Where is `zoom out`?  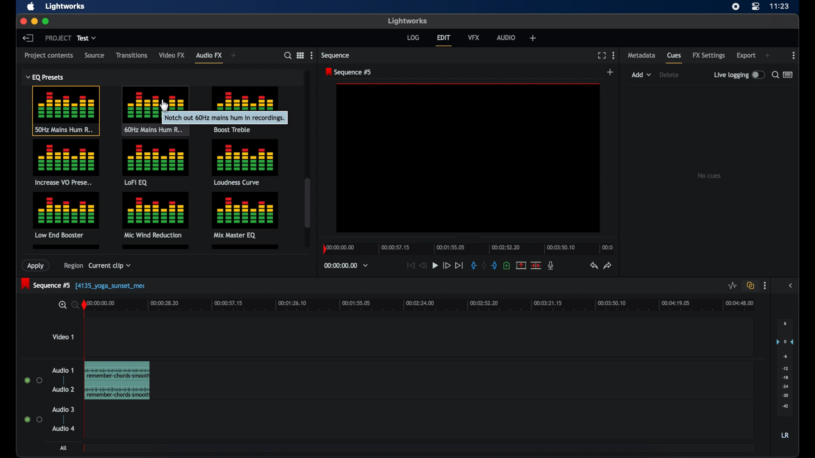 zoom out is located at coordinates (73, 304).